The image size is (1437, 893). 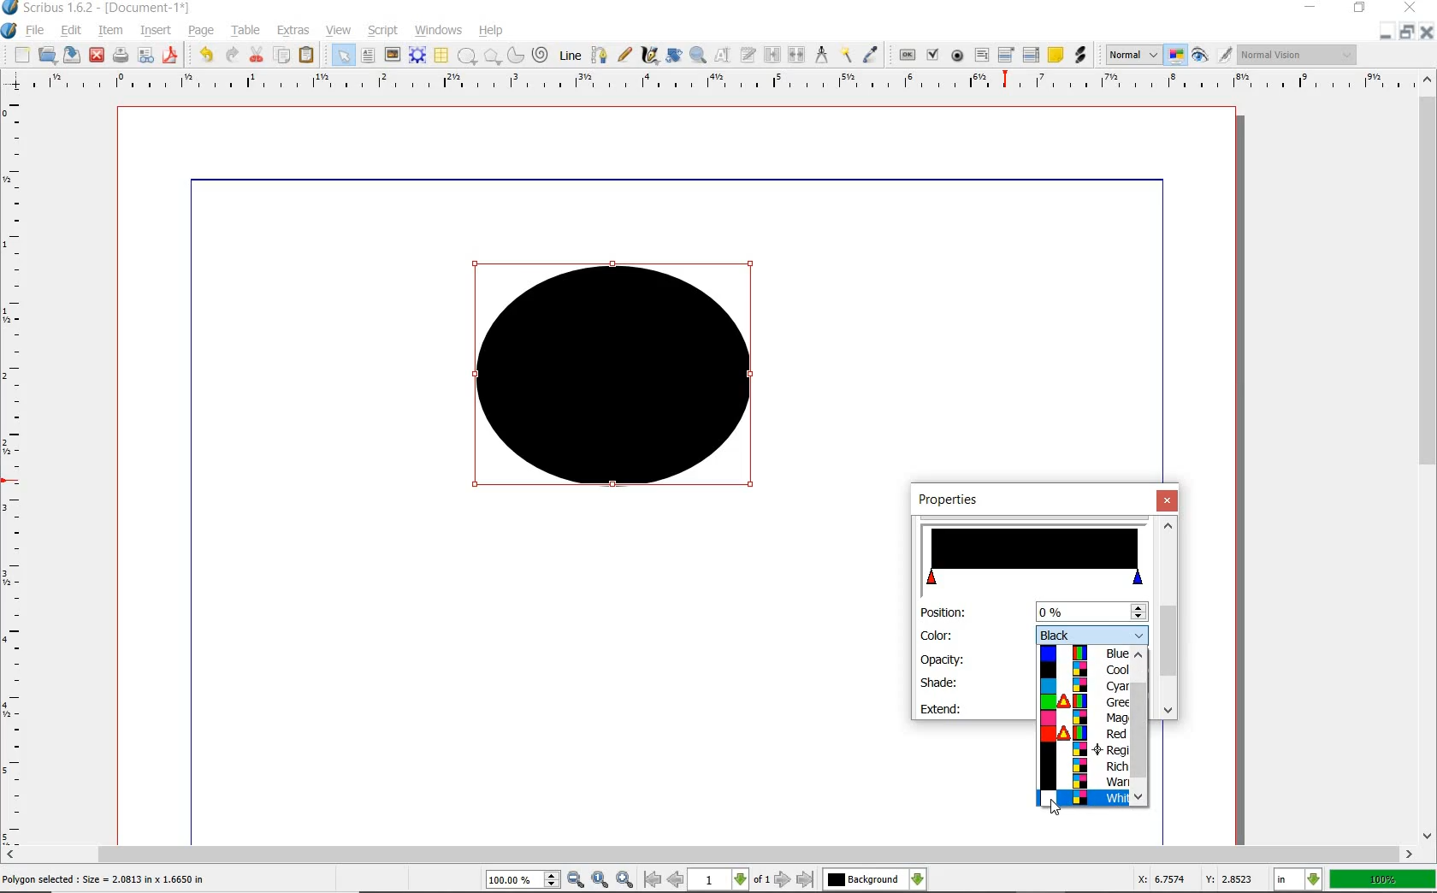 What do you see at coordinates (206, 55) in the screenshot?
I see `UNDO` at bounding box center [206, 55].